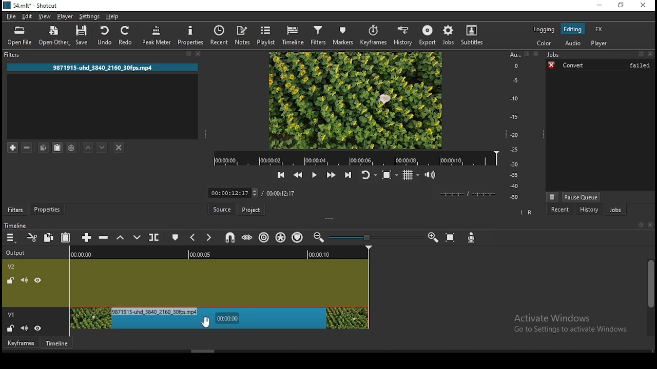 This screenshot has height=369, width=657. Describe the element at coordinates (231, 237) in the screenshot. I see `snap` at that location.